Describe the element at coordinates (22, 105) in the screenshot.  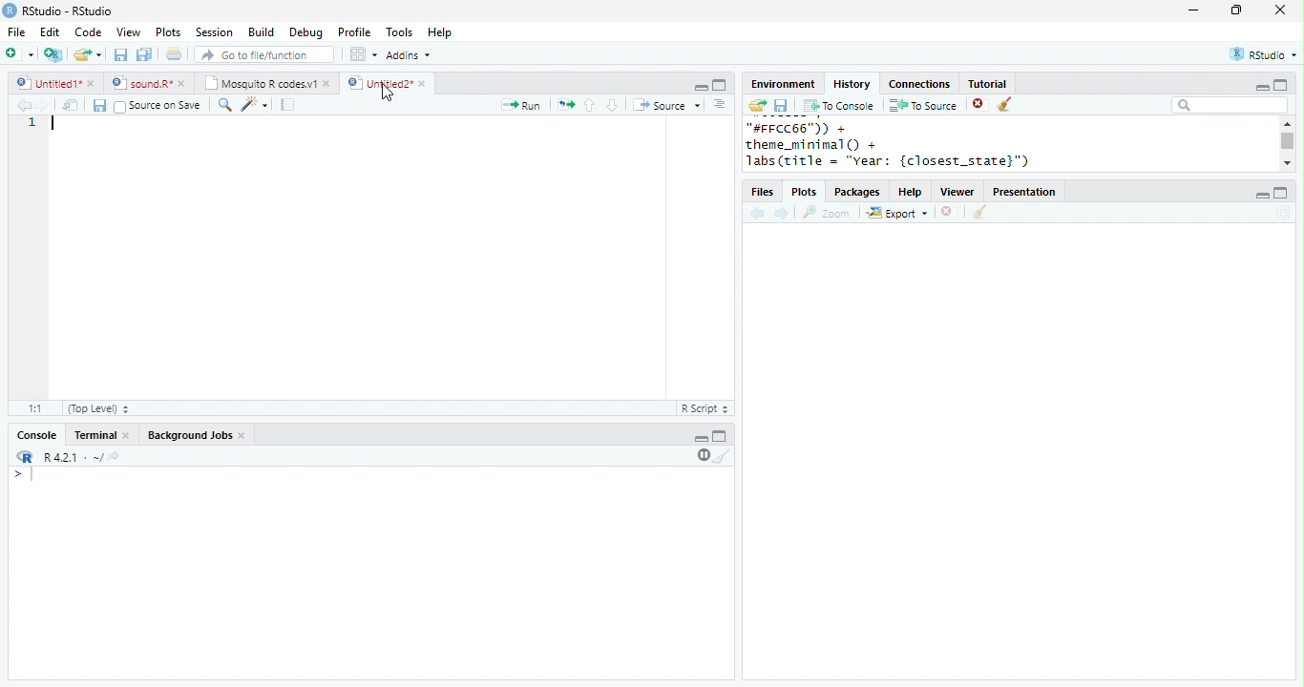
I see `back` at that location.